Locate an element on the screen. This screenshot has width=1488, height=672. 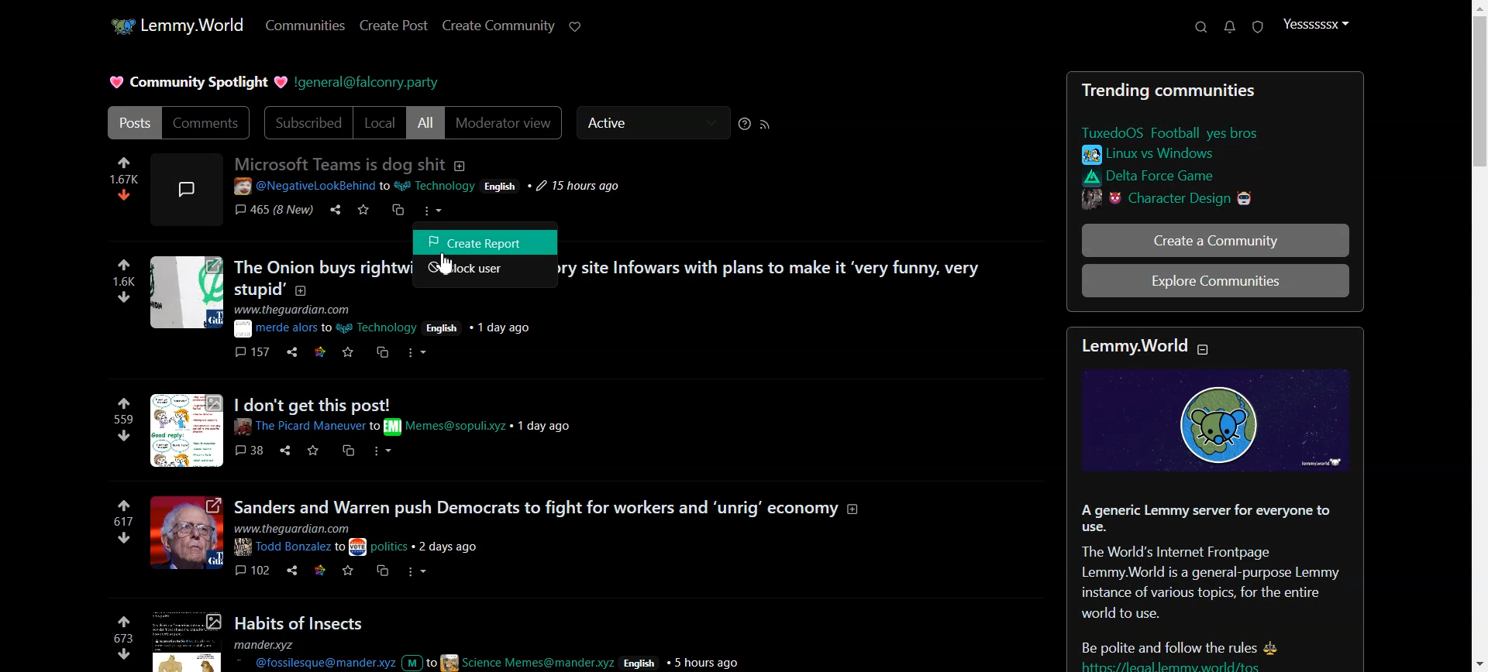
link is located at coordinates (1180, 177).